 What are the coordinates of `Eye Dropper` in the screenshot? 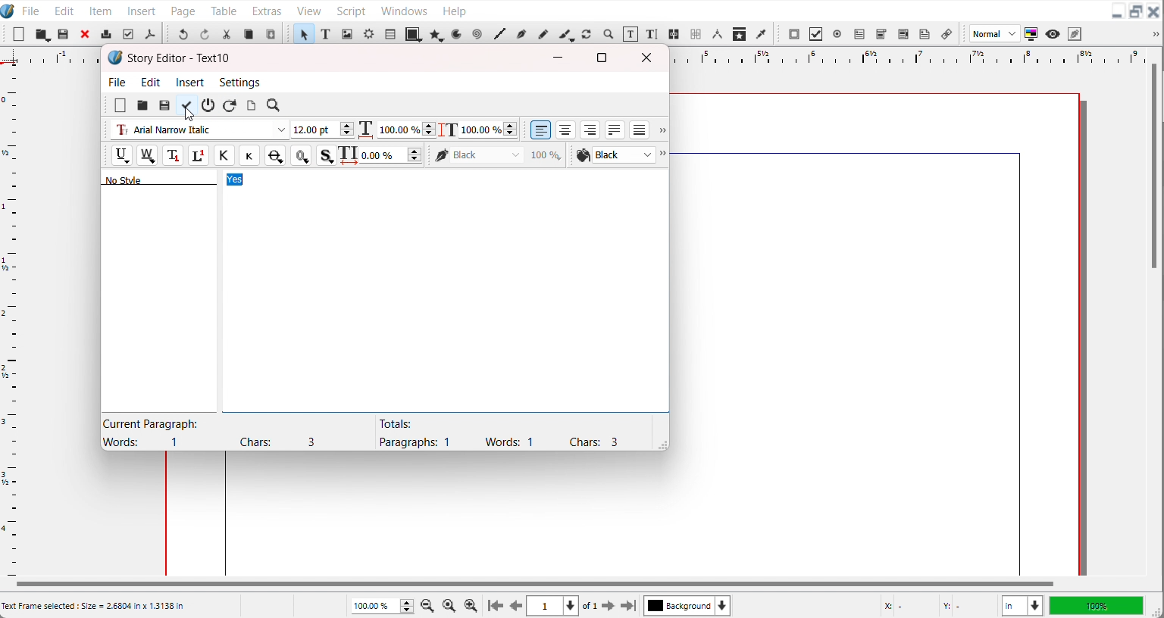 It's located at (762, 33).